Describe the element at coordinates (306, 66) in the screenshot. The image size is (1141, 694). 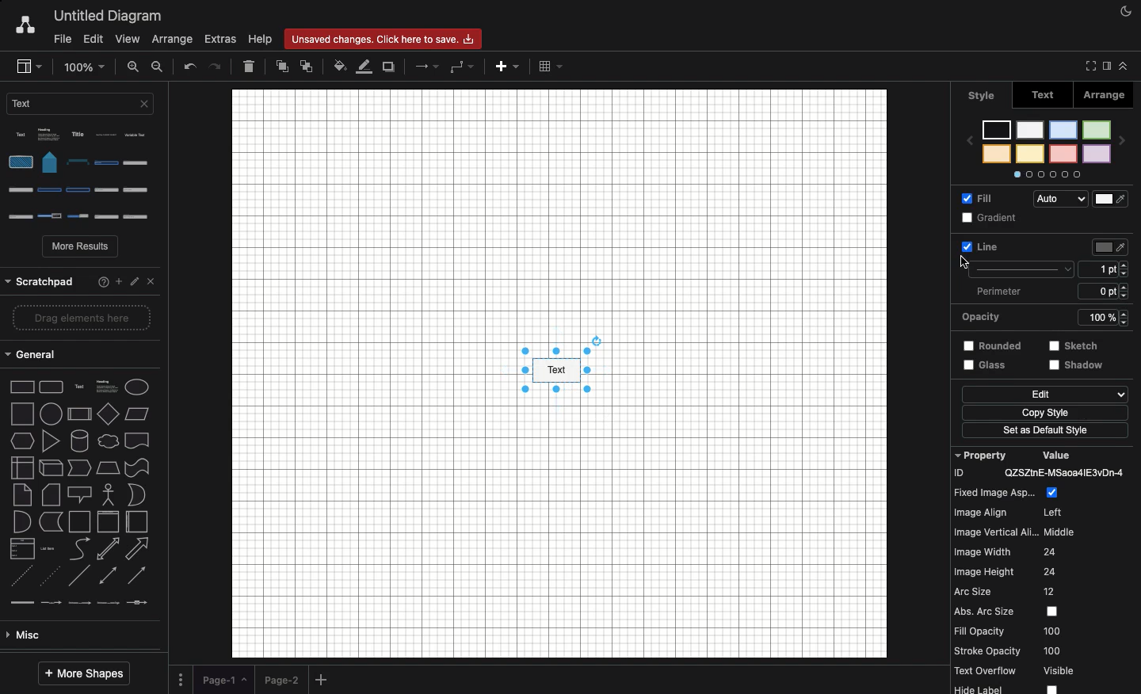
I see `To back` at that location.